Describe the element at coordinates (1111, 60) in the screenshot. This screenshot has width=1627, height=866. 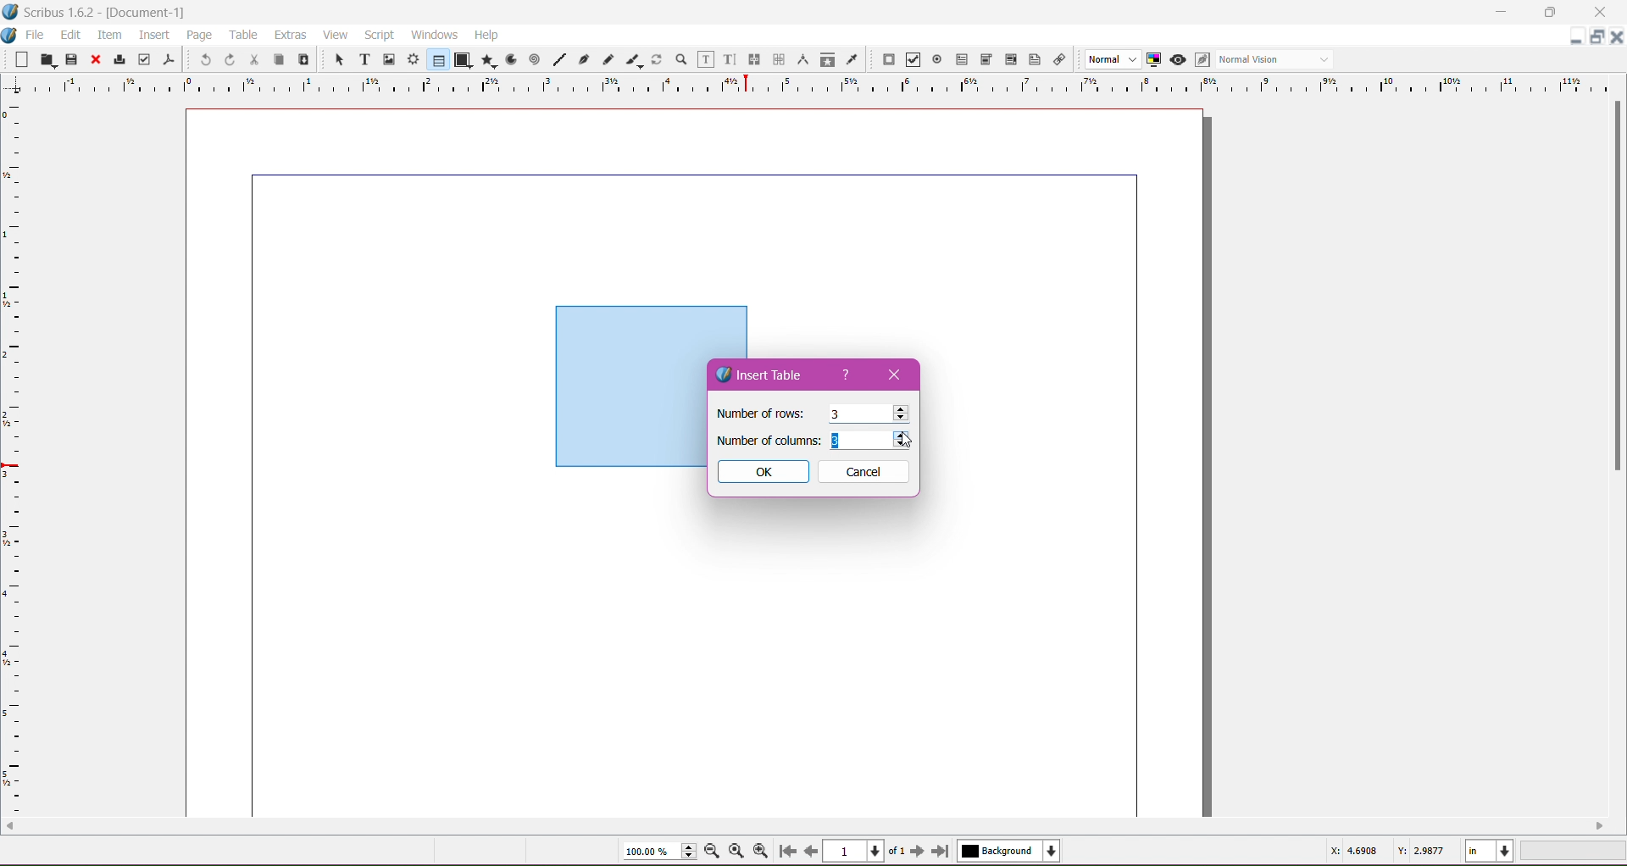
I see `Normal` at that location.